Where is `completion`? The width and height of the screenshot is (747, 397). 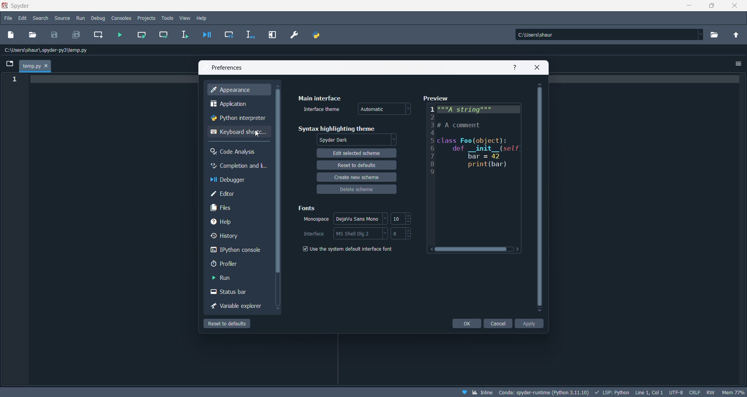 completion is located at coordinates (238, 166).